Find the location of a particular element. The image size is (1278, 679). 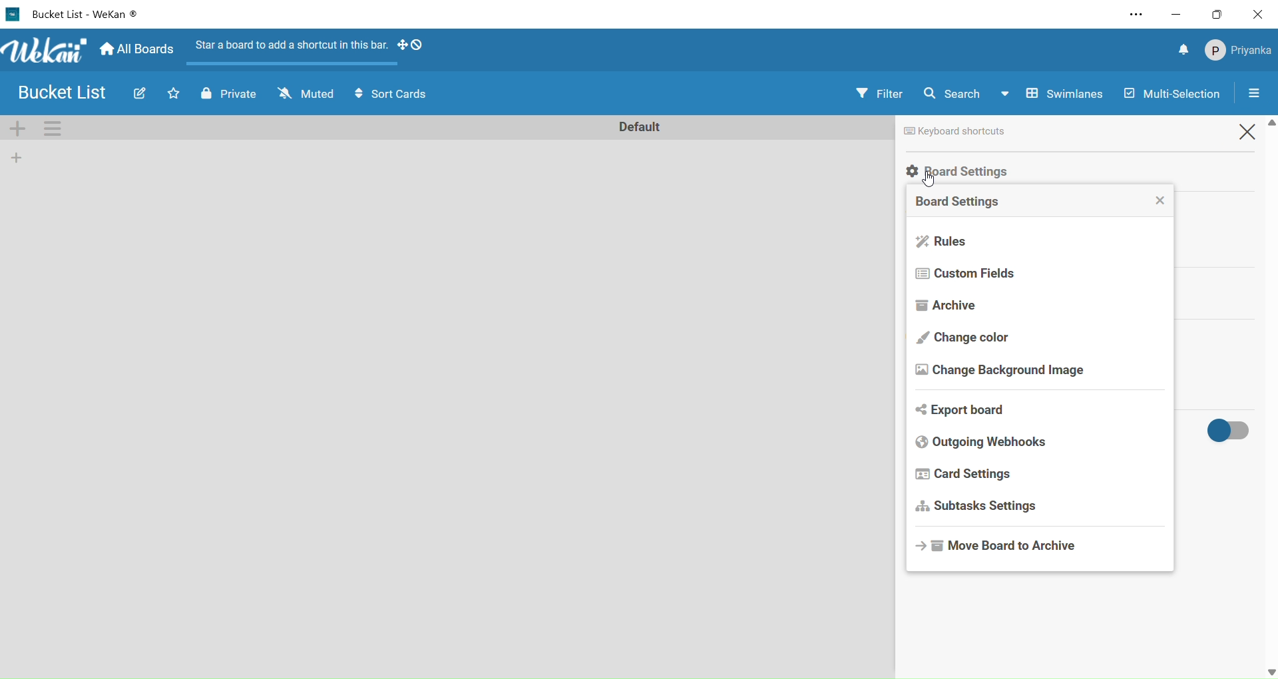

selecting board settings is located at coordinates (980, 170).